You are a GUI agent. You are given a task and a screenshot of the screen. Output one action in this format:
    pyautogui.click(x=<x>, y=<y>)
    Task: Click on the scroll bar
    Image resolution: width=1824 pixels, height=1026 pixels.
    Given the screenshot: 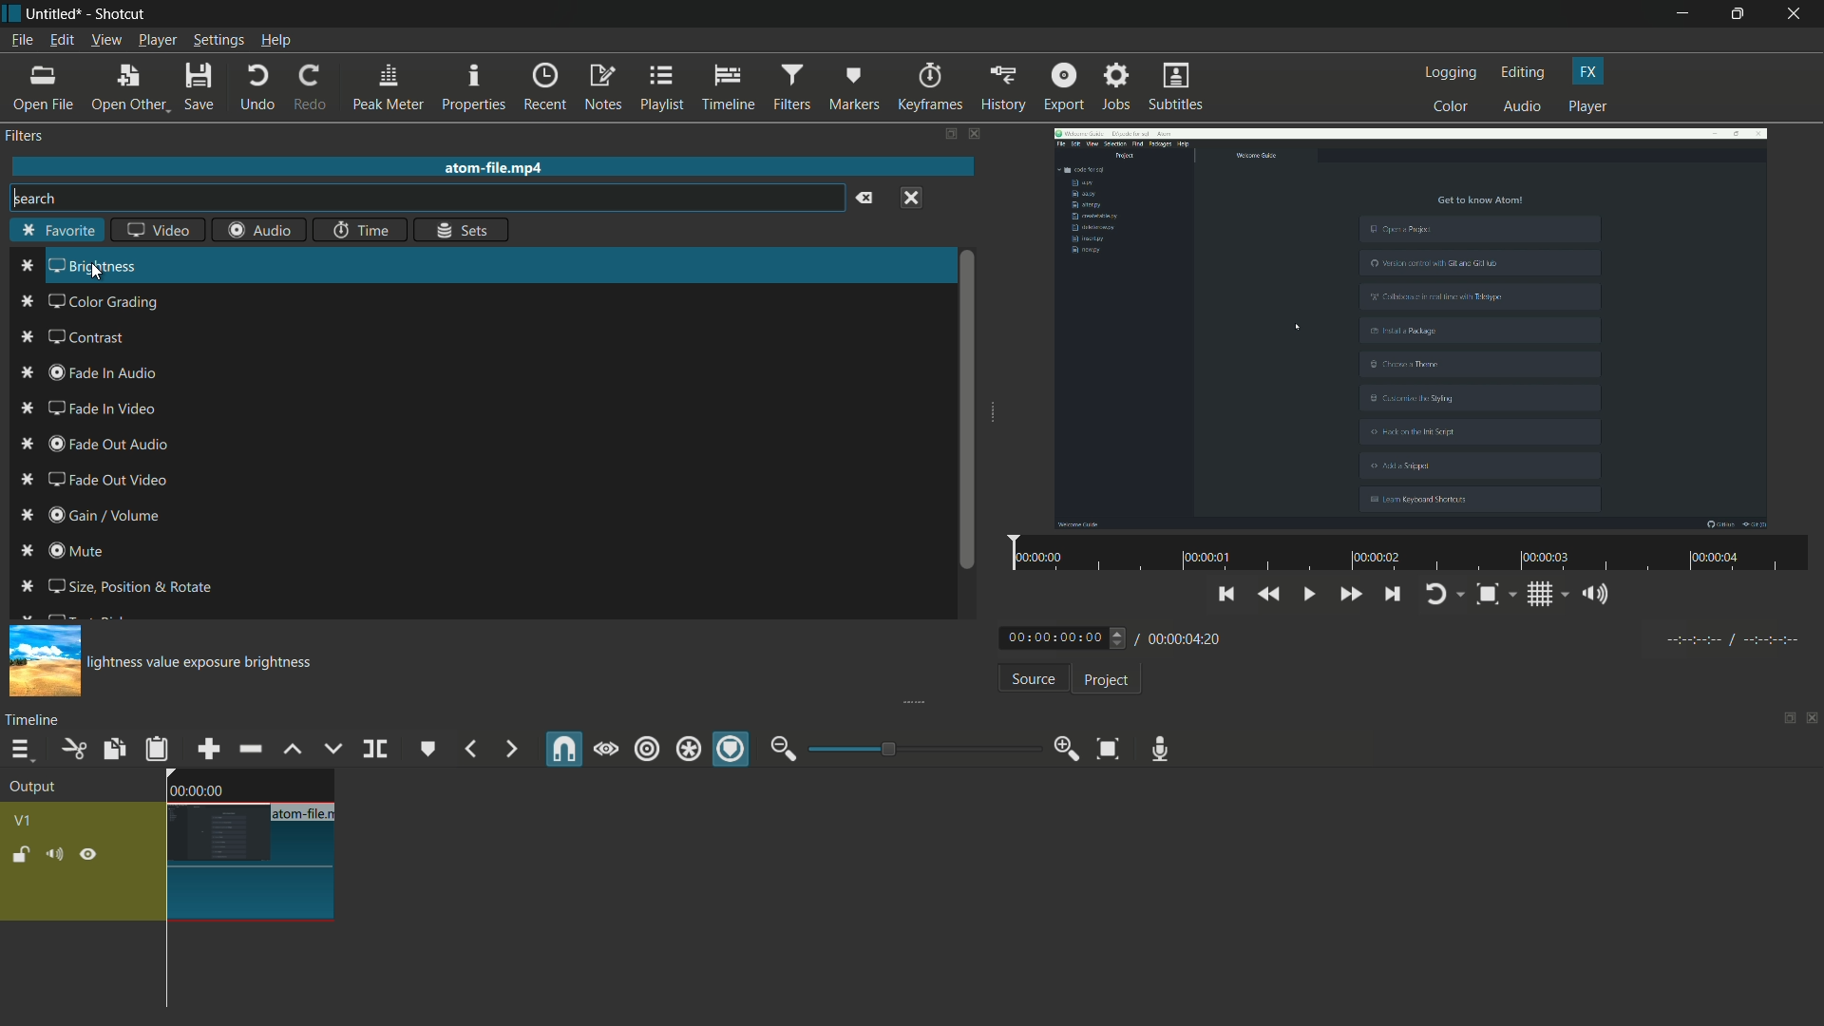 What is the action you would take?
    pyautogui.click(x=962, y=410)
    